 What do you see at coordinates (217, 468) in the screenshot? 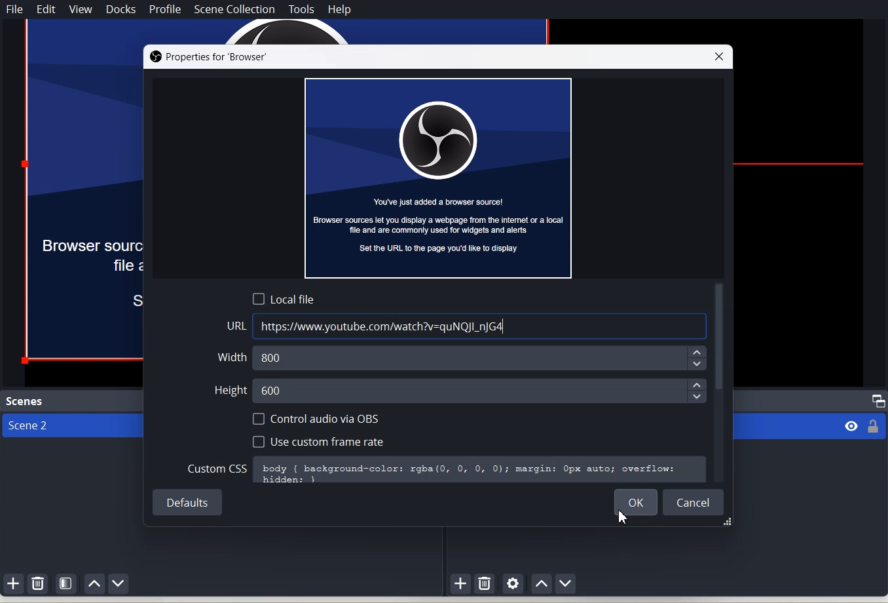
I see `Custom CSS` at bounding box center [217, 468].